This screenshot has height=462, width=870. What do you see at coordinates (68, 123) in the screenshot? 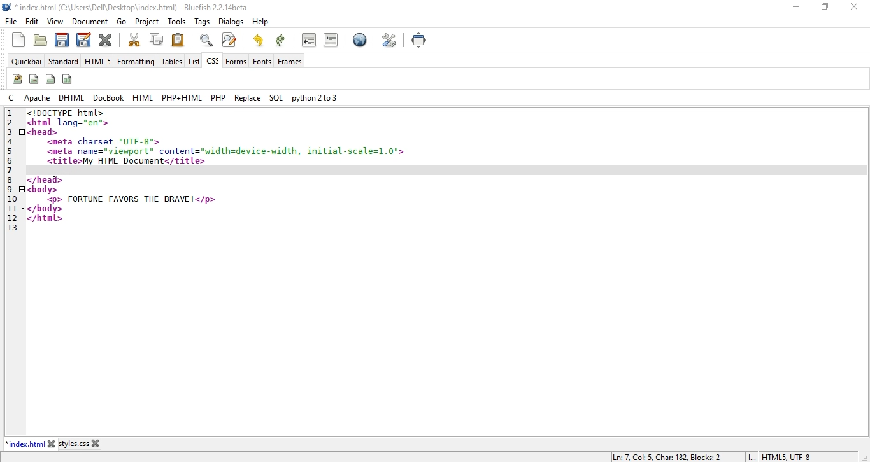
I see `<html lang="en">` at bounding box center [68, 123].